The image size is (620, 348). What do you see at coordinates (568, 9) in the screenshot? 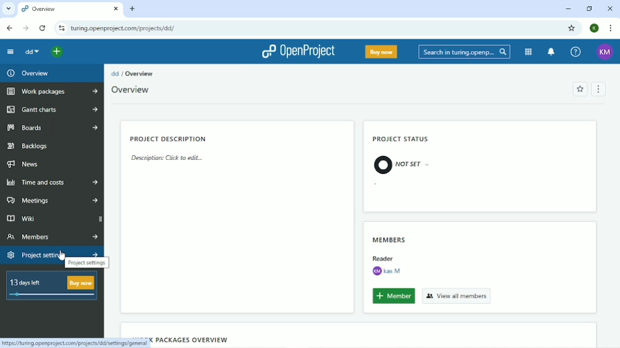
I see `Minimize` at bounding box center [568, 9].